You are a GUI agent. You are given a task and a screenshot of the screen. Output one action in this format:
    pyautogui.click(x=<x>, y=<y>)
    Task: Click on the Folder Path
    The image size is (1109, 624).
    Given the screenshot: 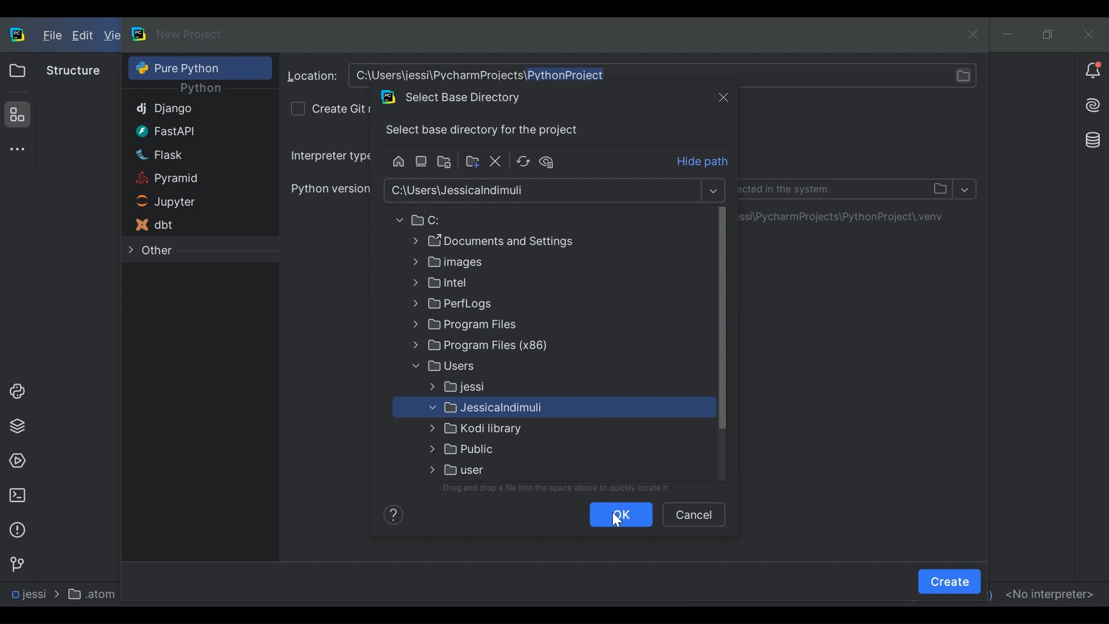 What is the action you would take?
    pyautogui.click(x=506, y=263)
    